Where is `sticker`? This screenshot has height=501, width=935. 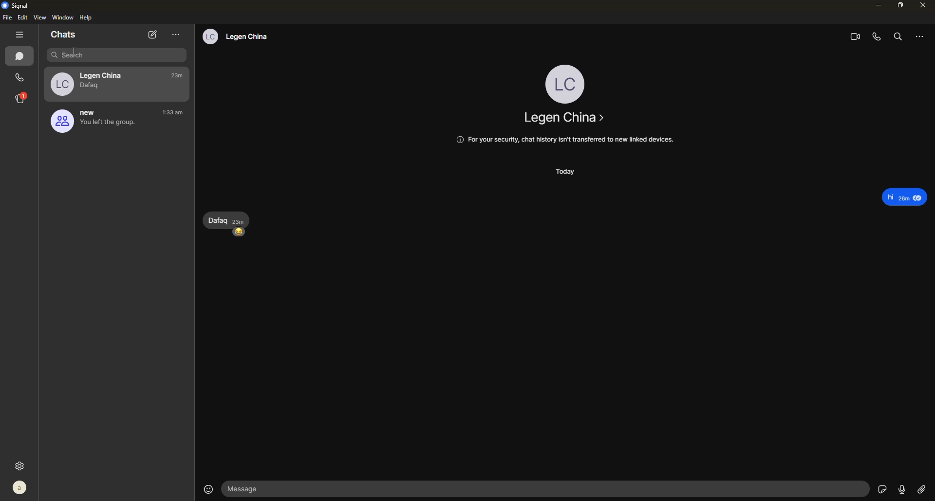
sticker is located at coordinates (880, 488).